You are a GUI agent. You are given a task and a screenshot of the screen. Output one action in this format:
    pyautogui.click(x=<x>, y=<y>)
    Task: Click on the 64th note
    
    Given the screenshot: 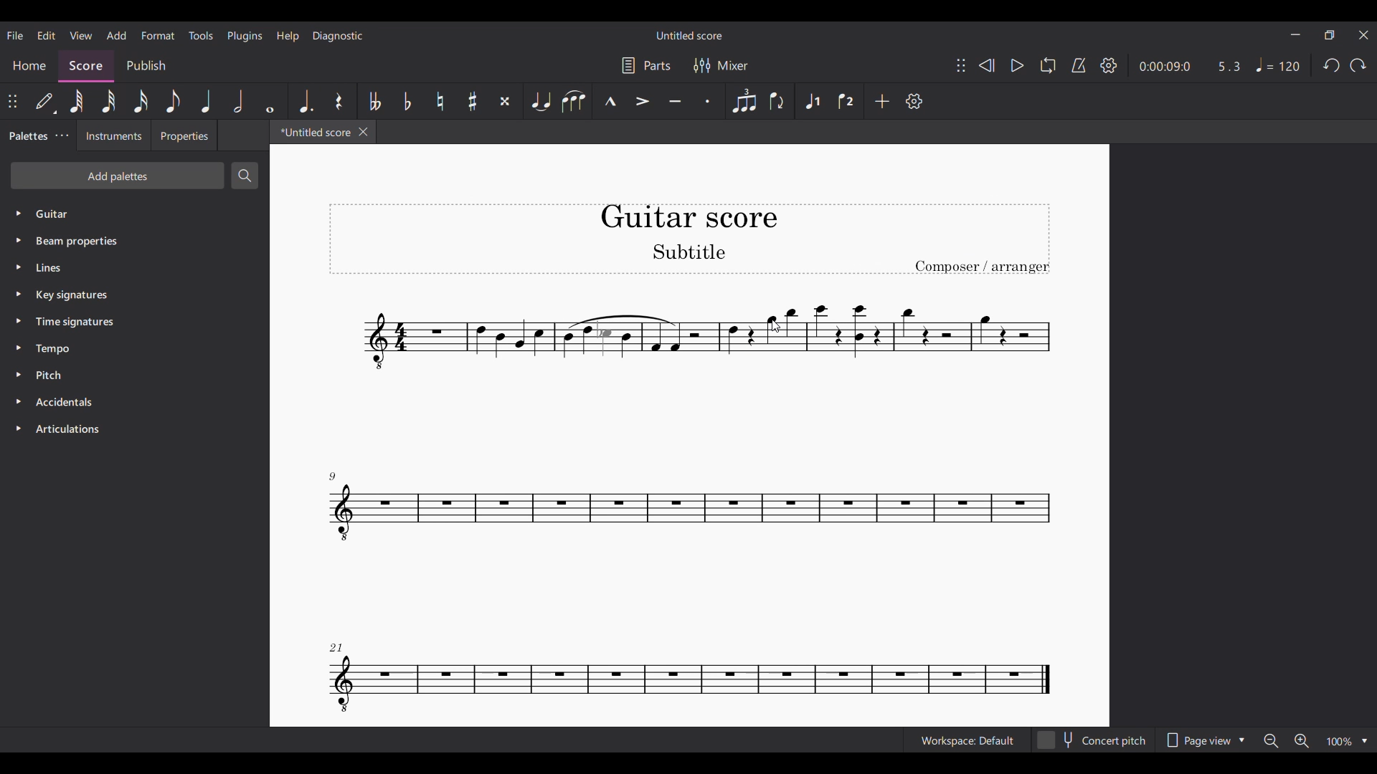 What is the action you would take?
    pyautogui.click(x=77, y=101)
    